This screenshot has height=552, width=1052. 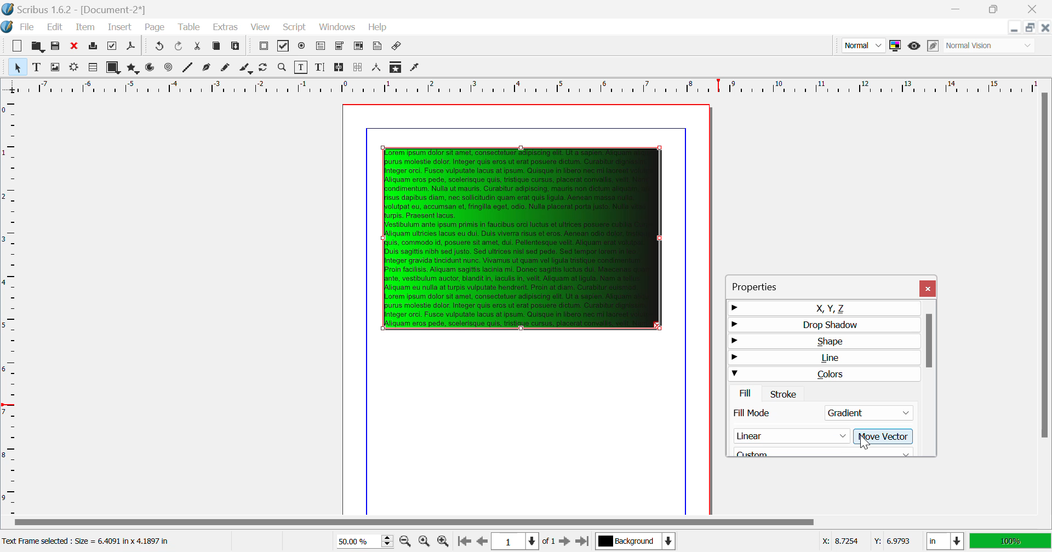 I want to click on Measurements, so click(x=378, y=68).